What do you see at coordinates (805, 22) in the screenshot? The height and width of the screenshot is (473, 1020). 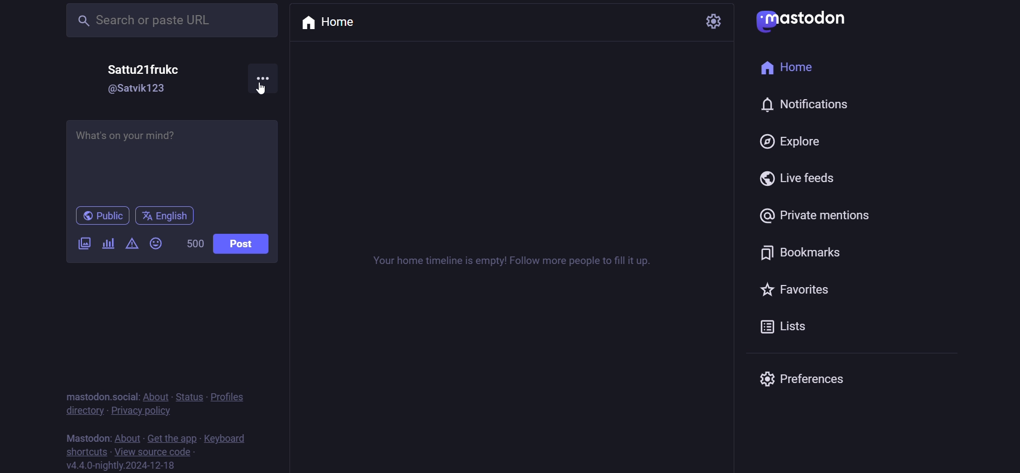 I see `logo` at bounding box center [805, 22].